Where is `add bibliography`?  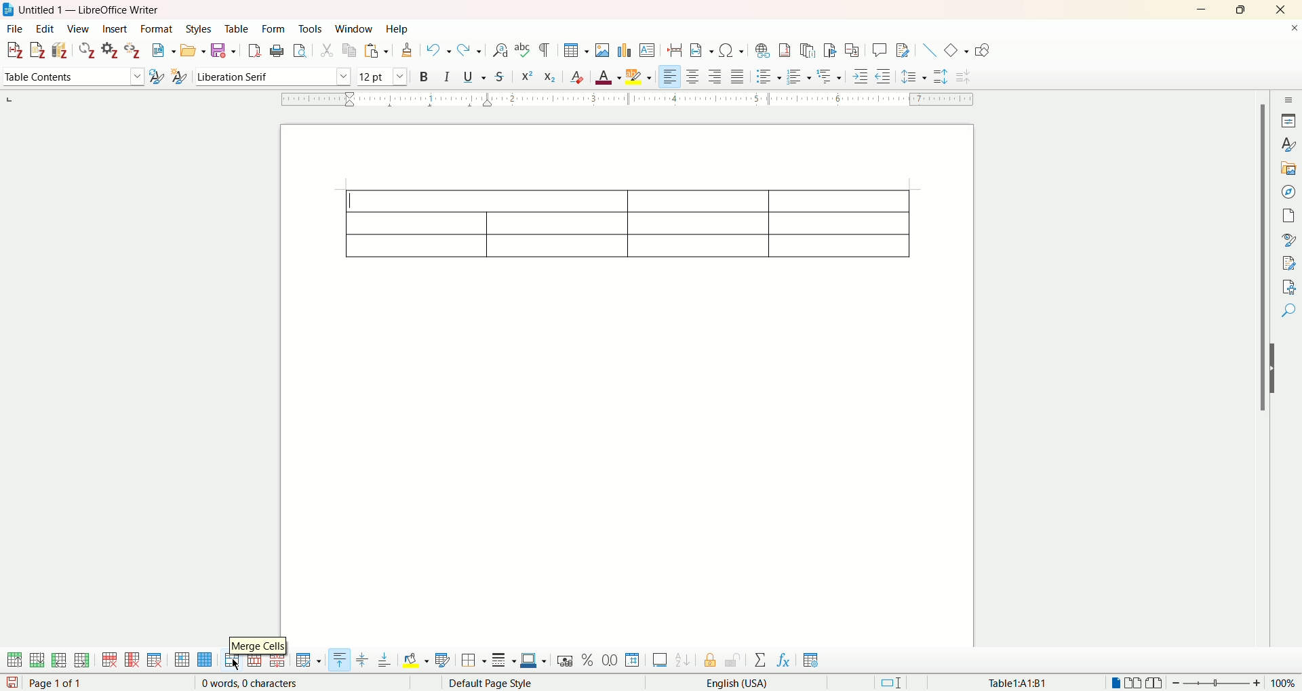
add bibliography is located at coordinates (60, 49).